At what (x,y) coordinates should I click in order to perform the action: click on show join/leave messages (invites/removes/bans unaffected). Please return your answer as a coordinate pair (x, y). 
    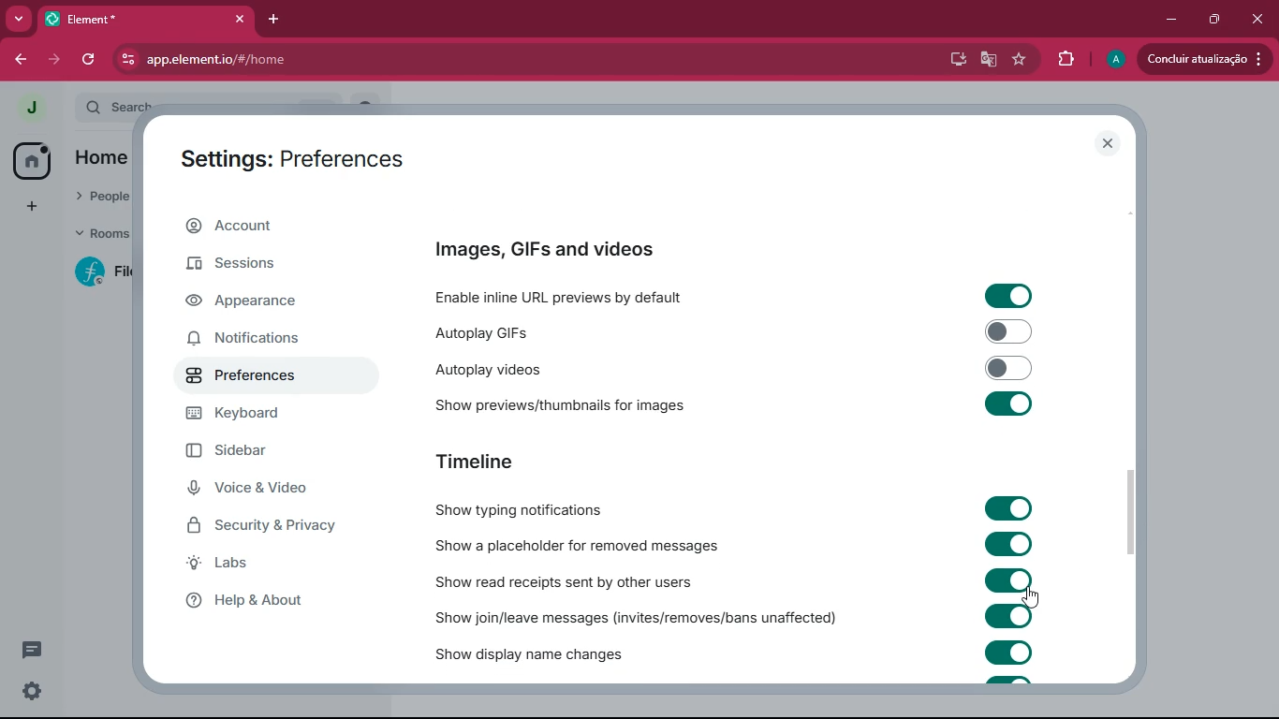
    Looking at the image, I should click on (638, 616).